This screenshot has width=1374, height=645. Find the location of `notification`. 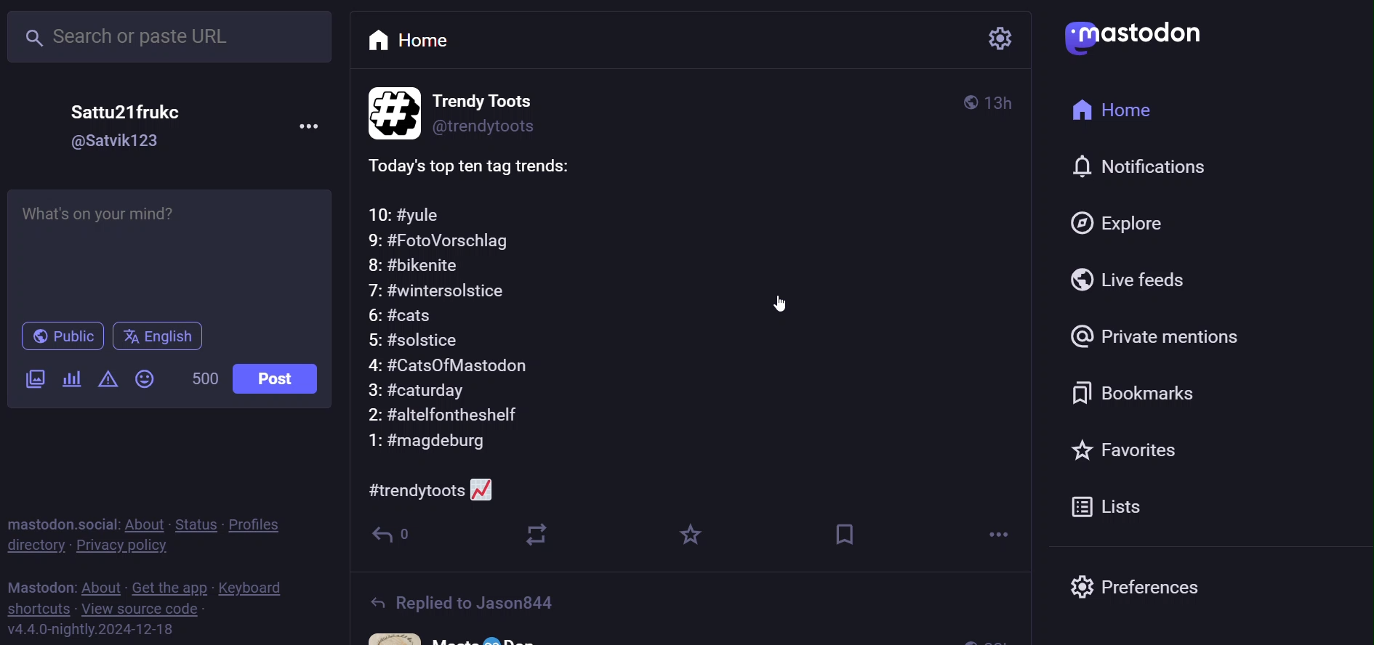

notification is located at coordinates (1146, 166).